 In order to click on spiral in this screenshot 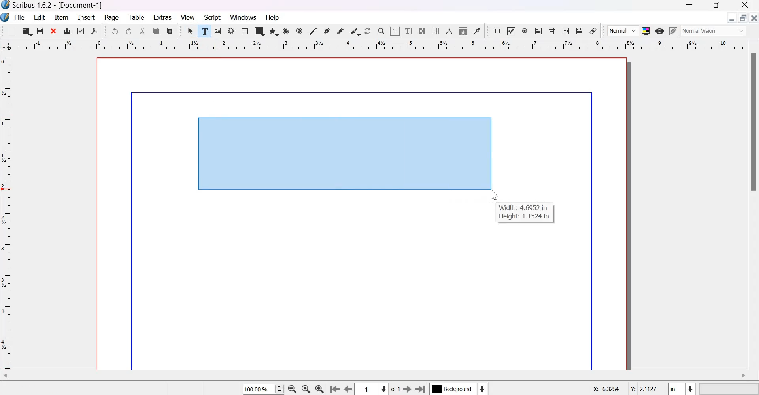, I will do `click(300, 31)`.